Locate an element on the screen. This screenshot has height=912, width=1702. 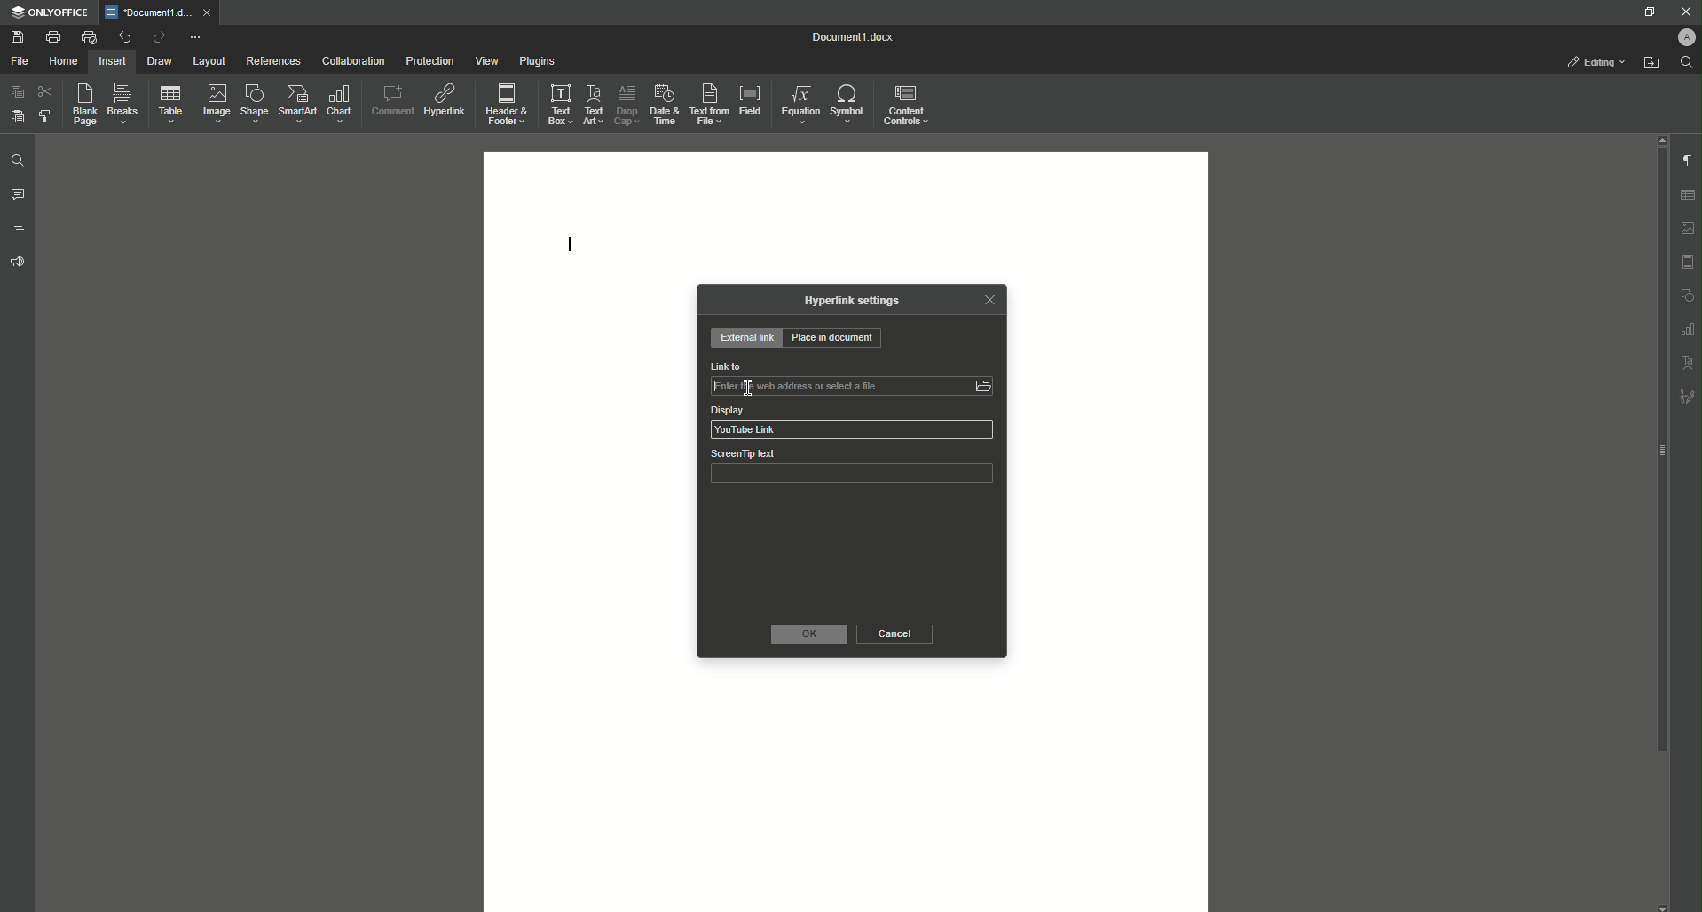
Header and Footer is located at coordinates (507, 104).